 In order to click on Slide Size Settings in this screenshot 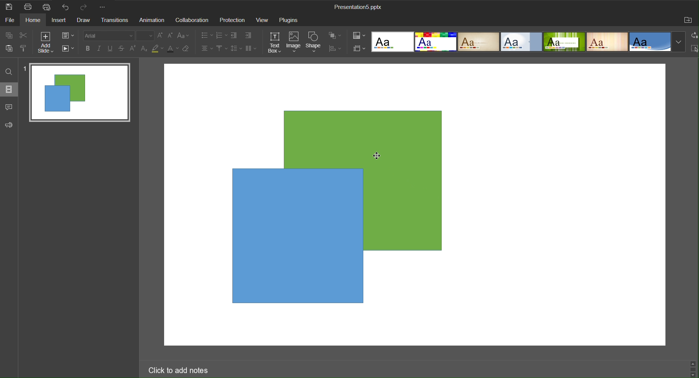, I will do `click(358, 48)`.